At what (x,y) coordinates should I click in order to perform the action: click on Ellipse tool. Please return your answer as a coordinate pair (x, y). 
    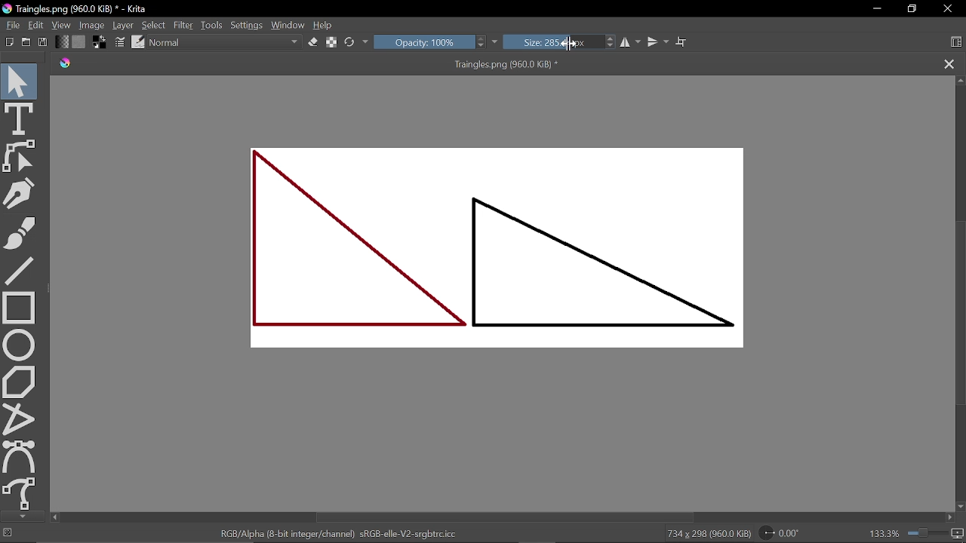
    Looking at the image, I should click on (20, 345).